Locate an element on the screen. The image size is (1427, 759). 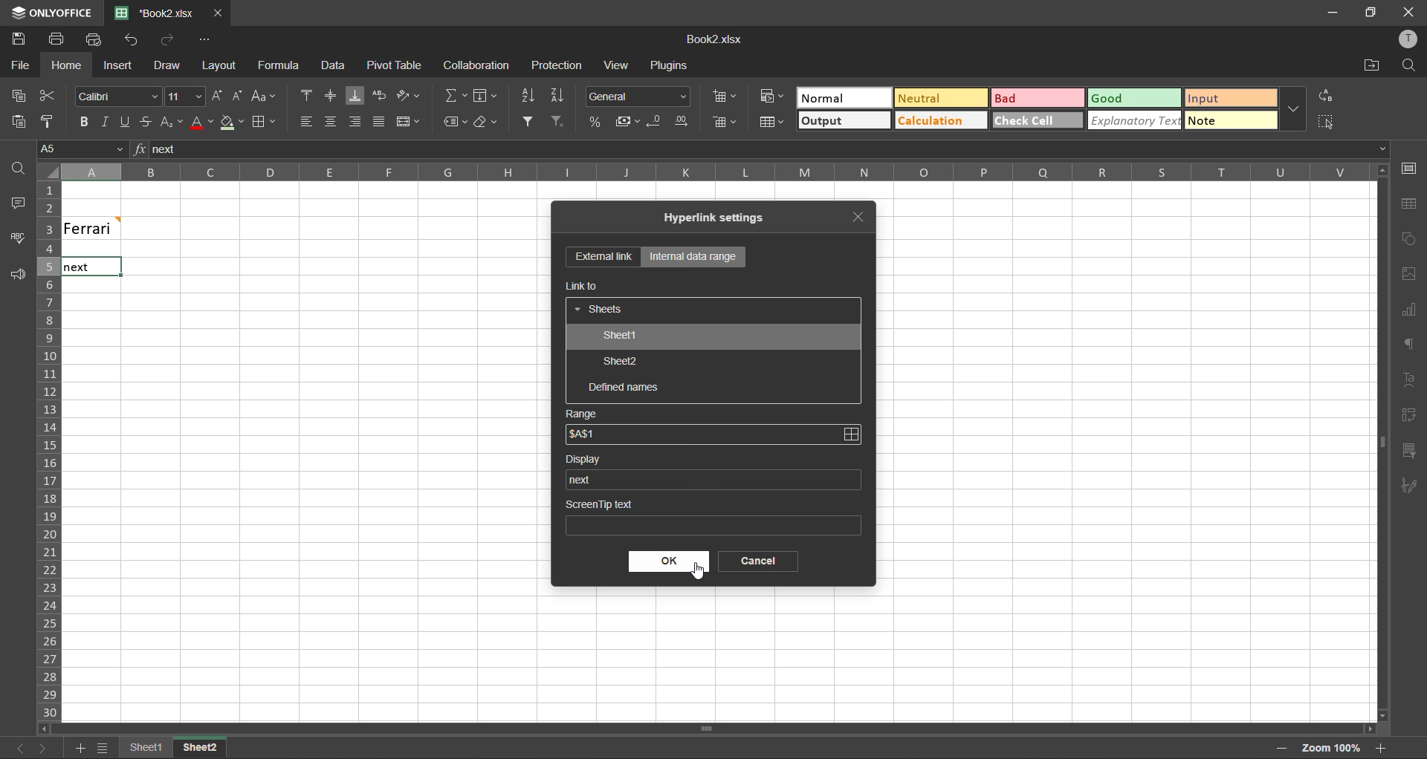
clear filter is located at coordinates (557, 120).